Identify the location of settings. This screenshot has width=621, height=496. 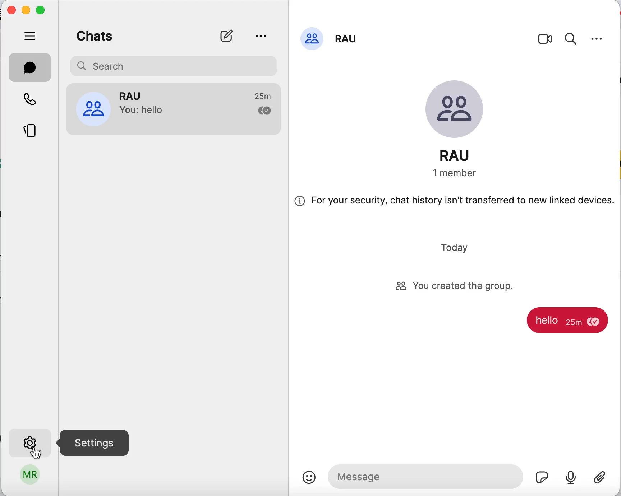
(600, 36).